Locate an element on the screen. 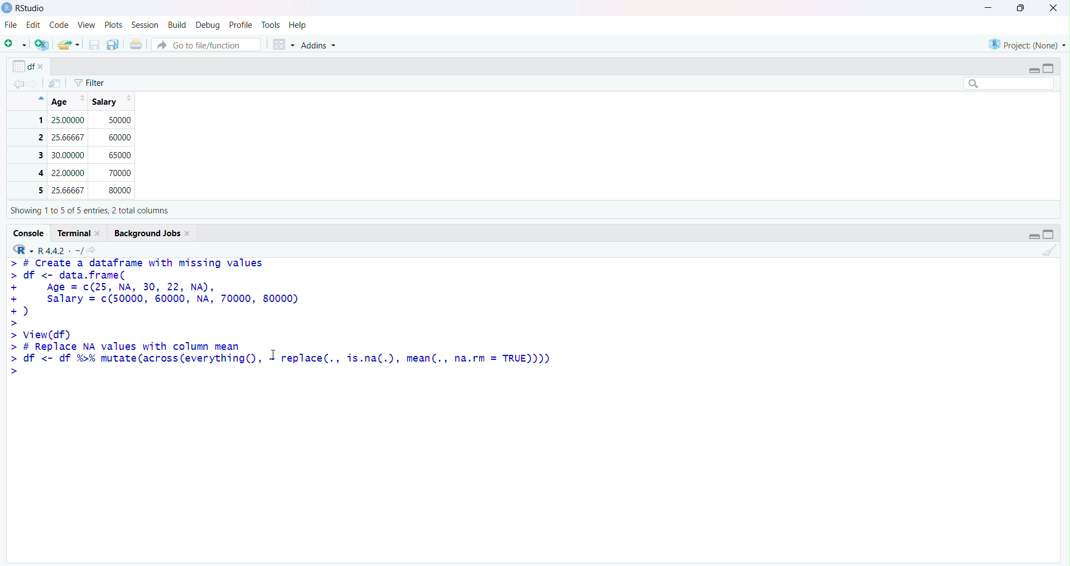  Minimize is located at coordinates (987, 7).